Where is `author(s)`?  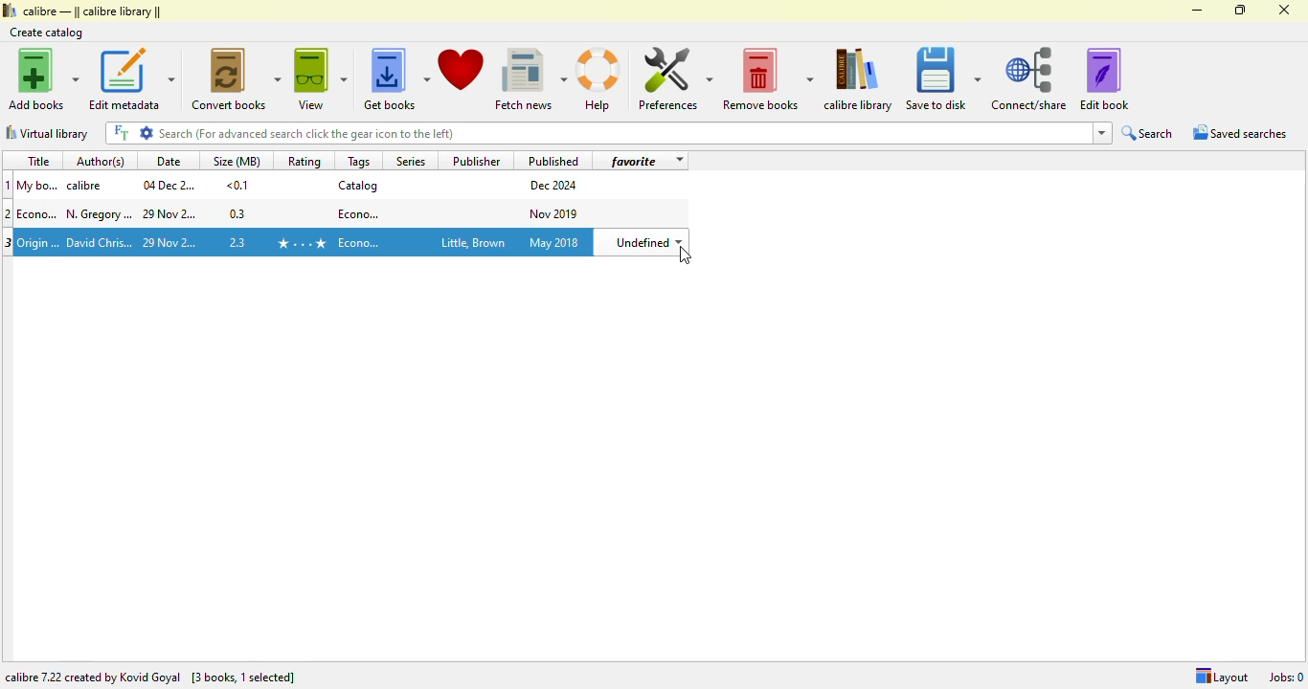
author(s) is located at coordinates (103, 160).